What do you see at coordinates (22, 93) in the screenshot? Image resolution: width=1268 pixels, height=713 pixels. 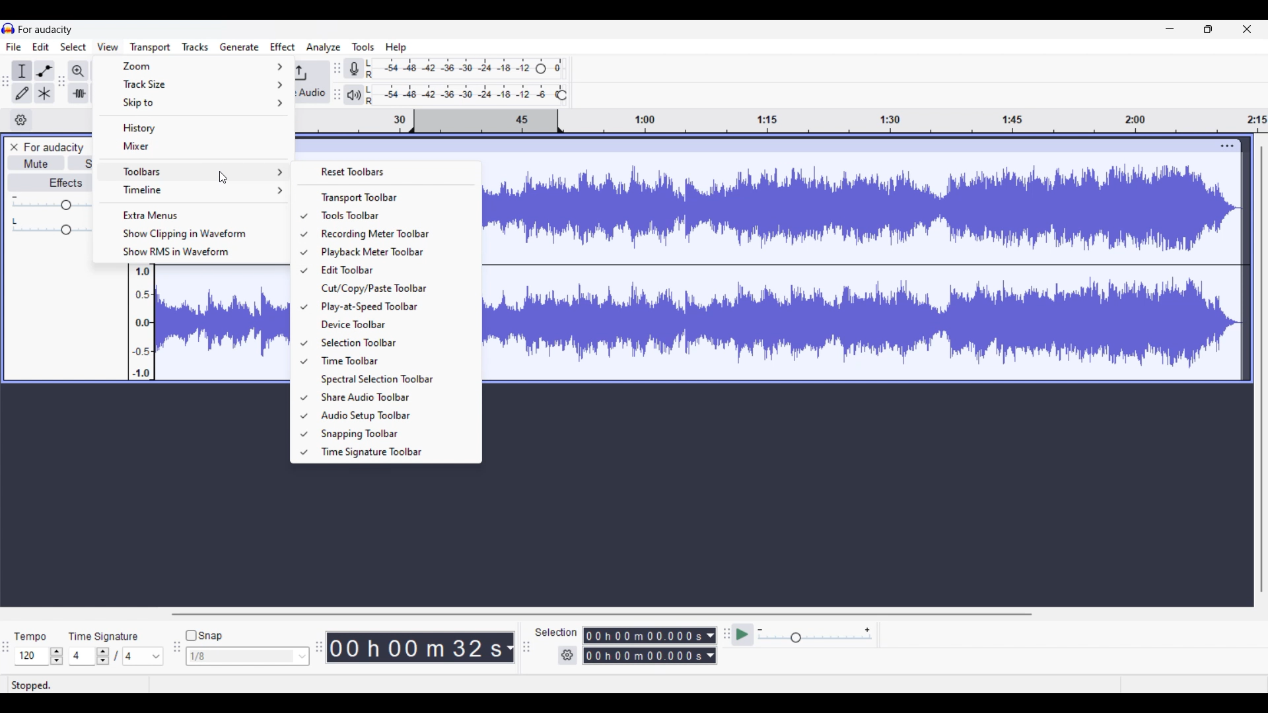 I see `Draw tool` at bounding box center [22, 93].